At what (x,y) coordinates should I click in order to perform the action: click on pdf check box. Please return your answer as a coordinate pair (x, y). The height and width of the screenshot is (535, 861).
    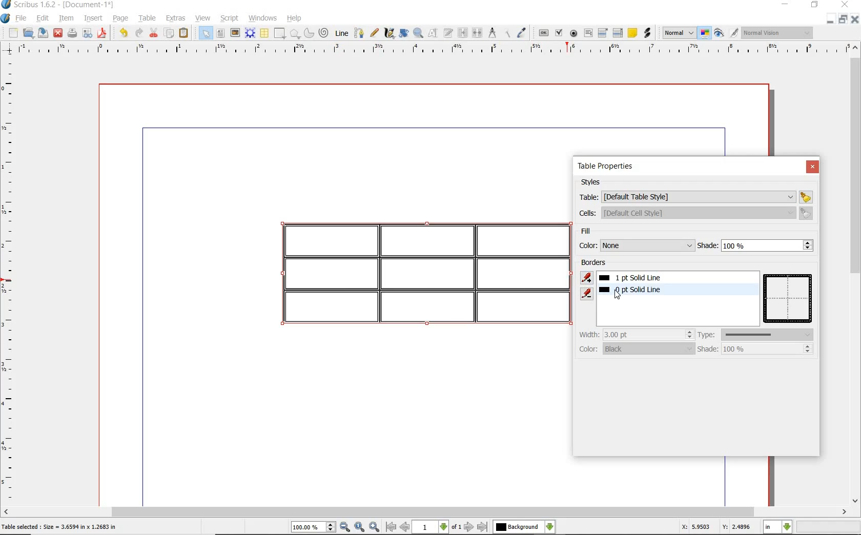
    Looking at the image, I should click on (560, 34).